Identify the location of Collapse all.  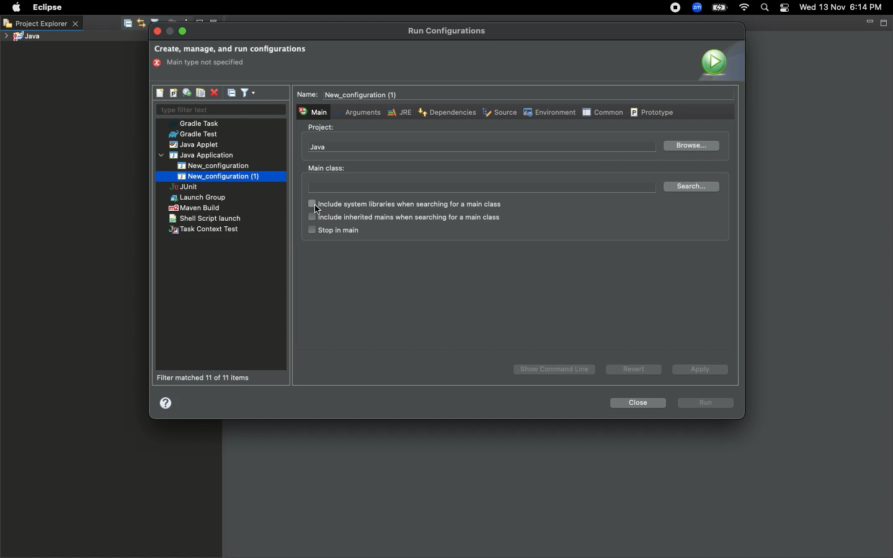
(232, 92).